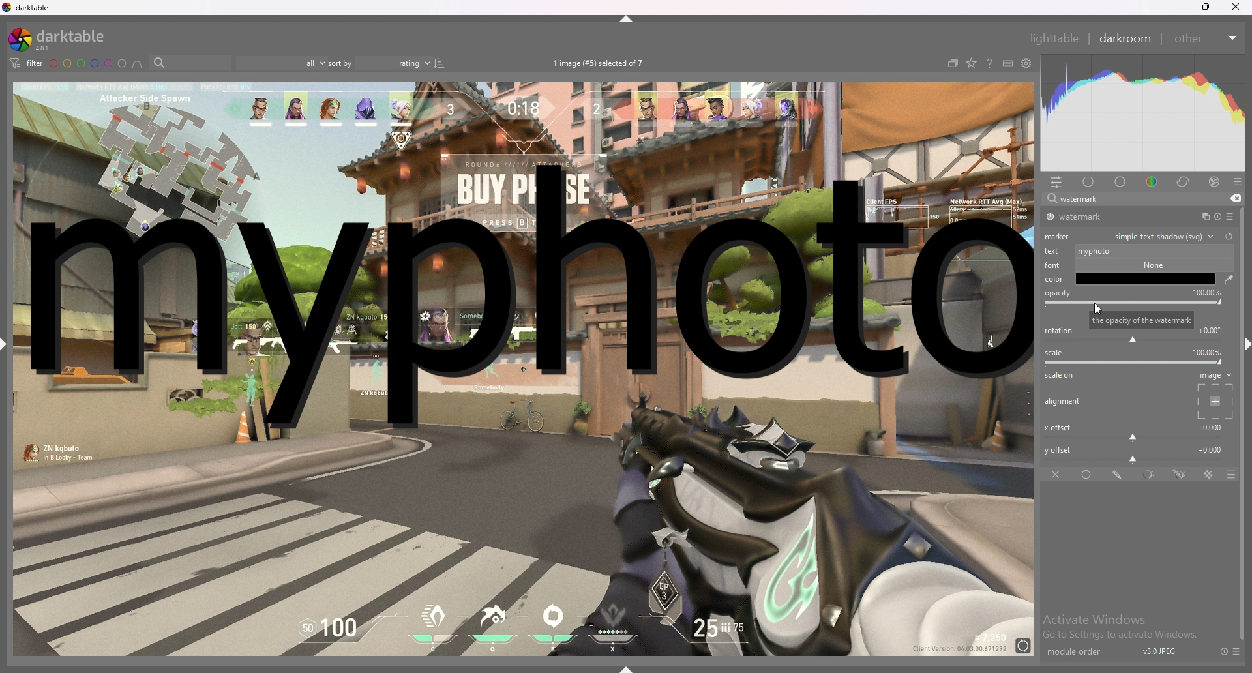 The height and width of the screenshot is (673, 1252). Describe the element at coordinates (25, 63) in the screenshot. I see `filter` at that location.